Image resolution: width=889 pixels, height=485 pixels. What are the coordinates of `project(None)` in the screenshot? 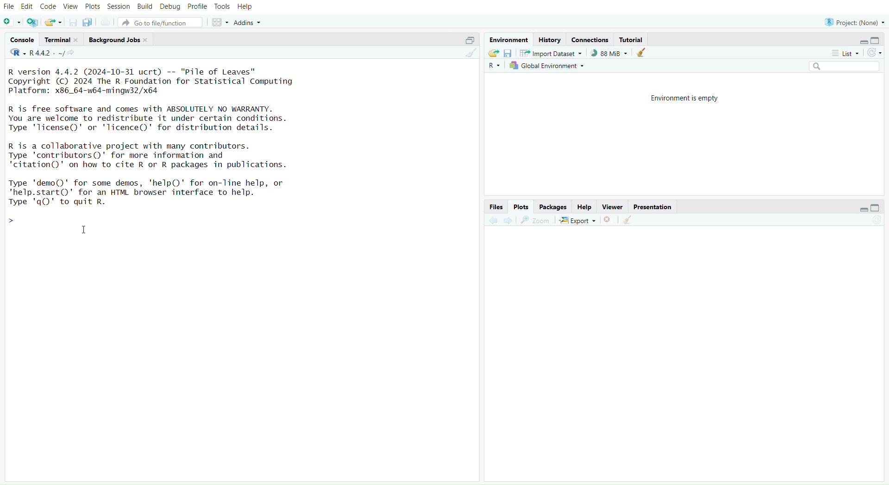 It's located at (854, 22).